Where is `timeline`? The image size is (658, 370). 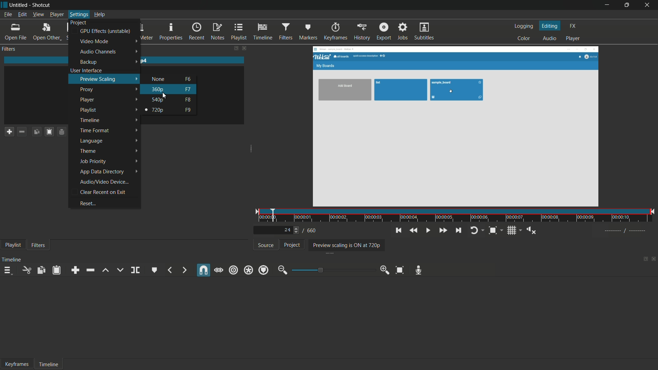
timeline is located at coordinates (263, 32).